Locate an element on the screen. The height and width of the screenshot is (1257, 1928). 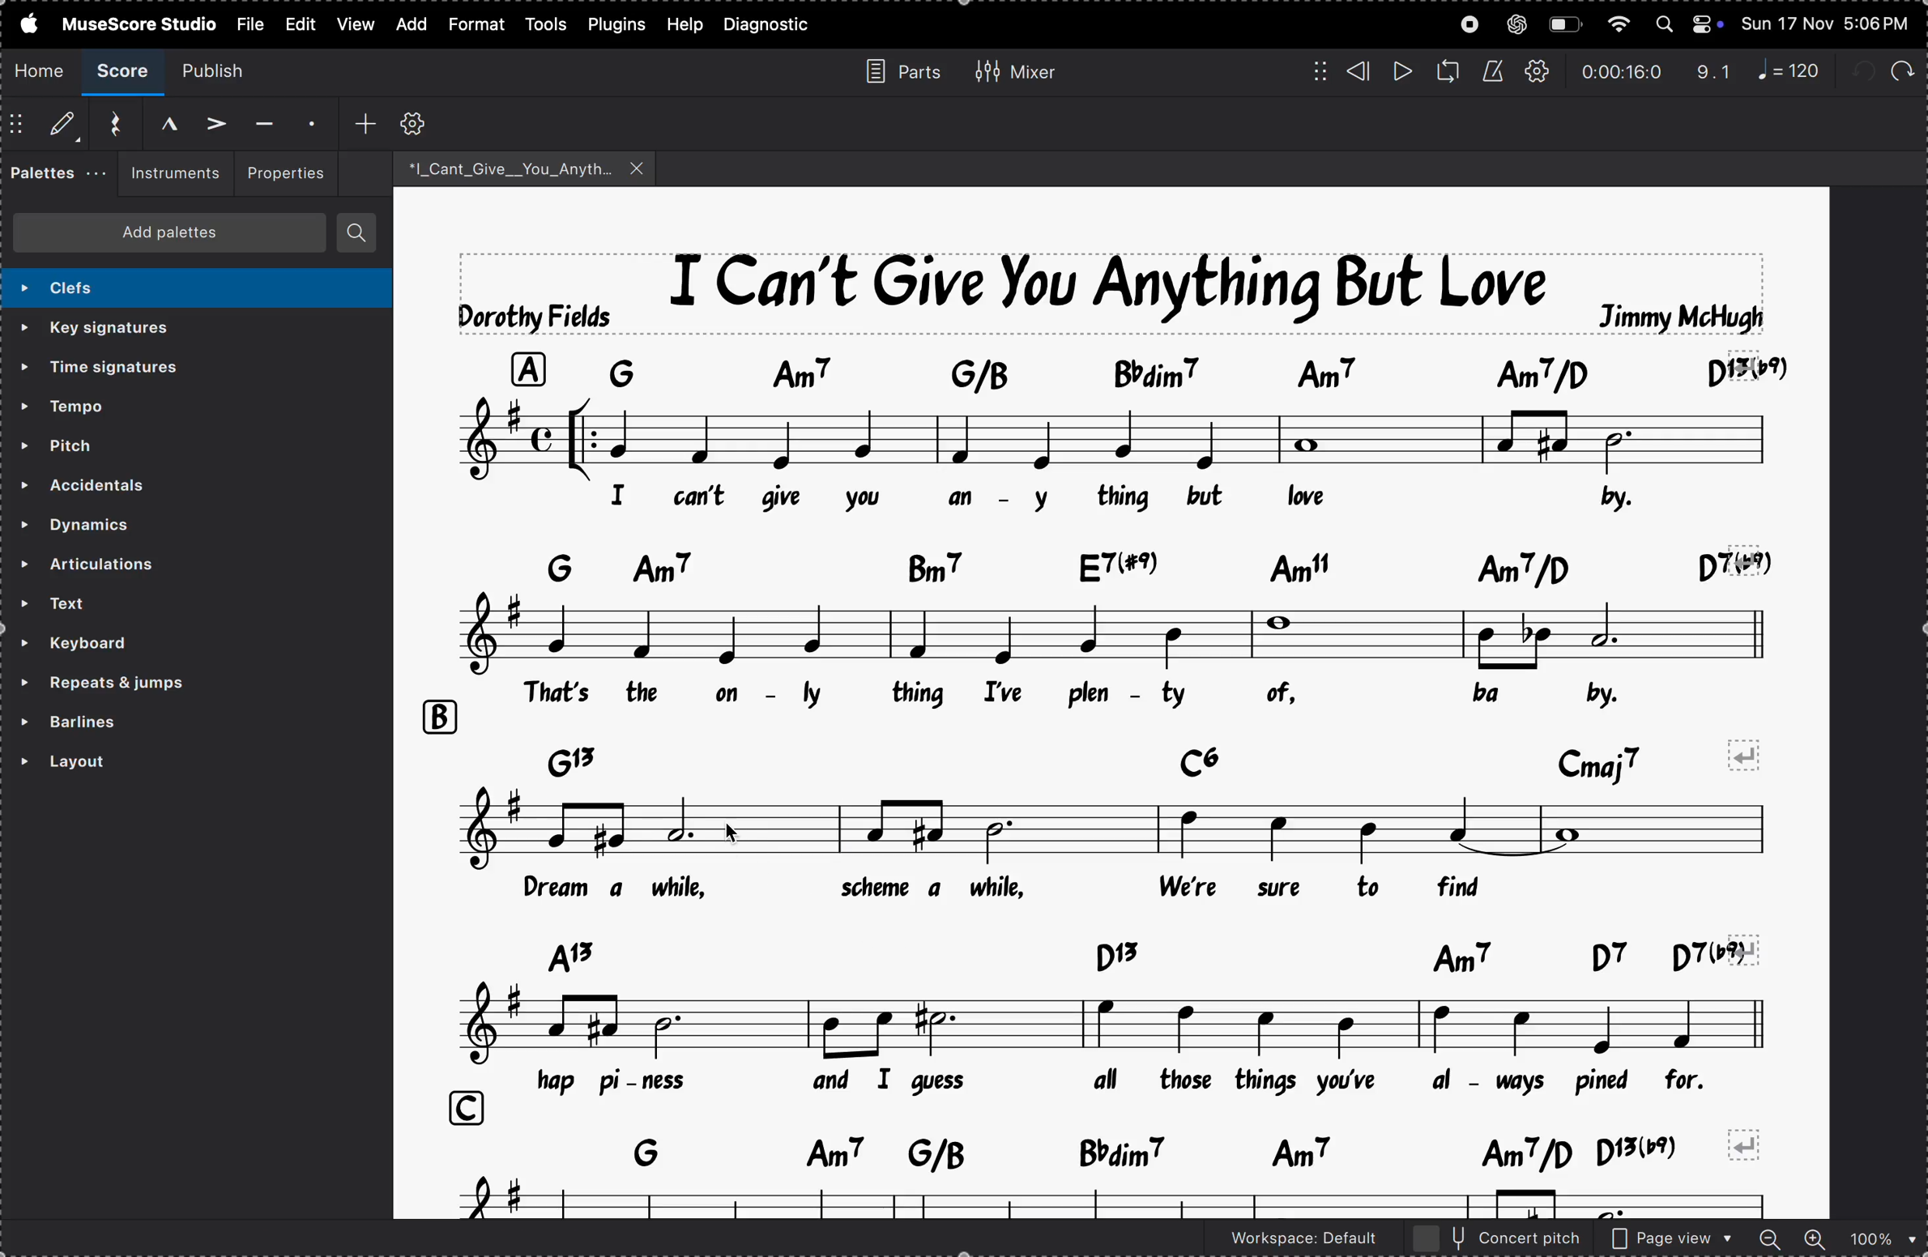
plugins is located at coordinates (617, 23).